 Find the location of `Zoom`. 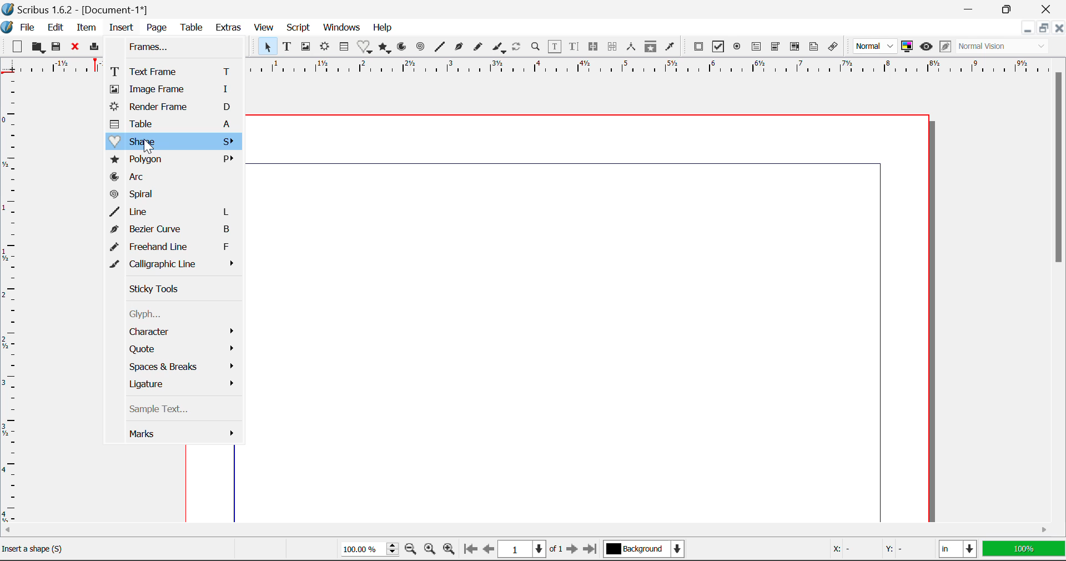

Zoom is located at coordinates (537, 48).